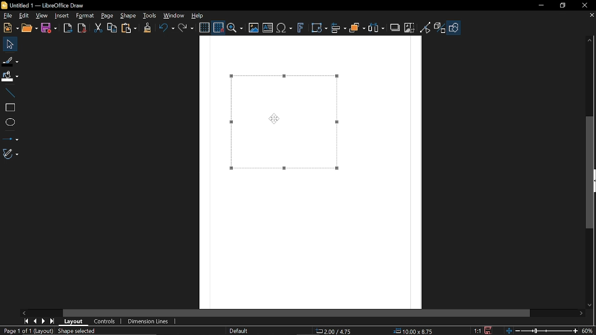 The width and height of the screenshot is (596, 335). What do you see at coordinates (283, 122) in the screenshot?
I see `Diagram` at bounding box center [283, 122].